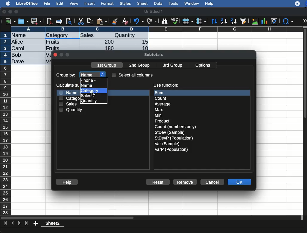 The image size is (307, 233). Describe the element at coordinates (301, 4) in the screenshot. I see `extensions` at that location.